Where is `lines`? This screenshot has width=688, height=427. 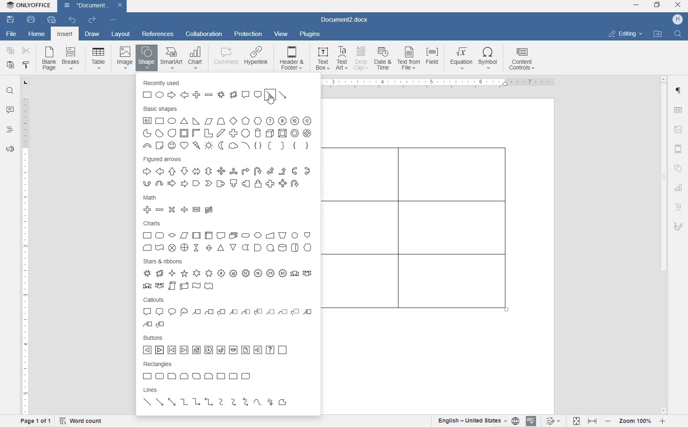 lines is located at coordinates (230, 398).